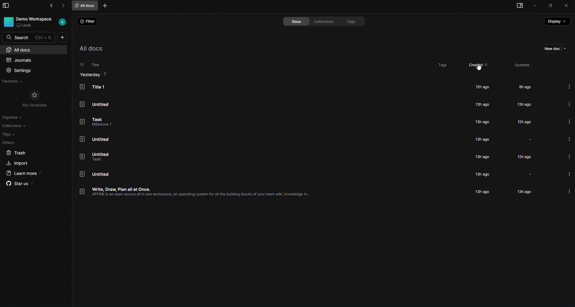 The height and width of the screenshot is (307, 575). I want to click on docs, so click(296, 21).